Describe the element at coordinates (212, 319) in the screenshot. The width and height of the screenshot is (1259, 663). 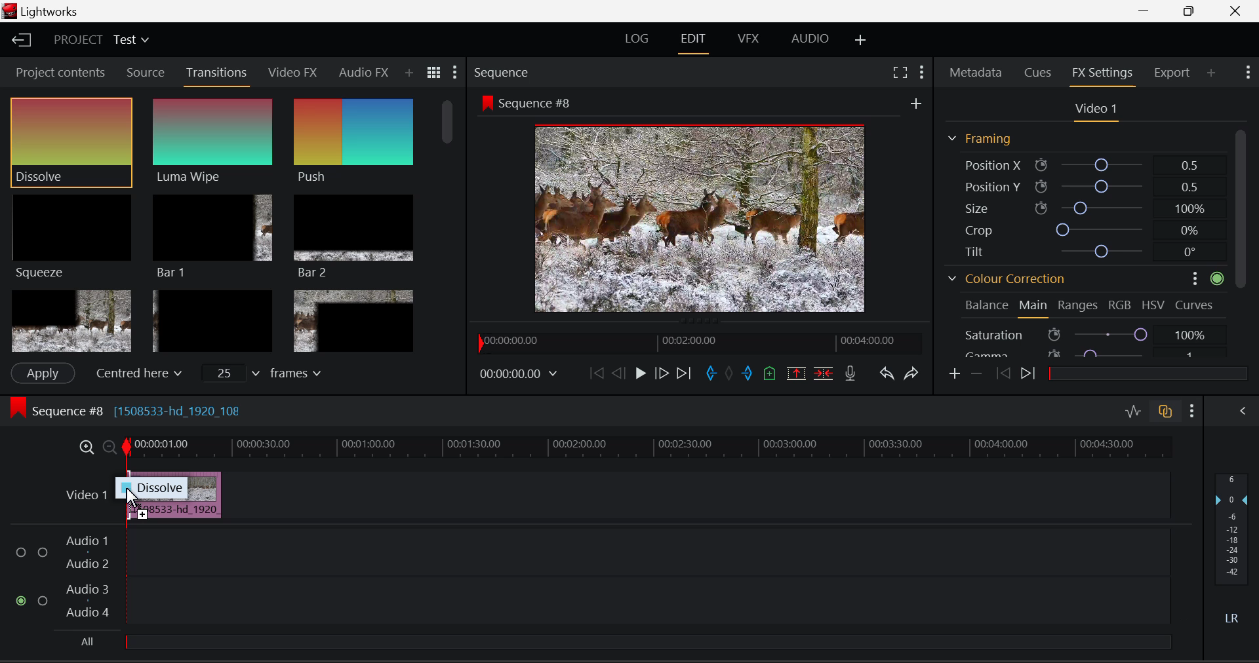
I see `Box 2` at that location.